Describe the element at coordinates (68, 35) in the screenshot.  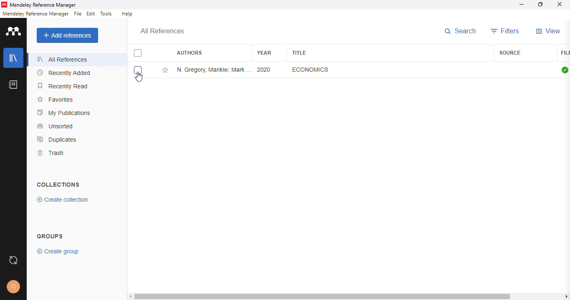
I see `add references` at that location.